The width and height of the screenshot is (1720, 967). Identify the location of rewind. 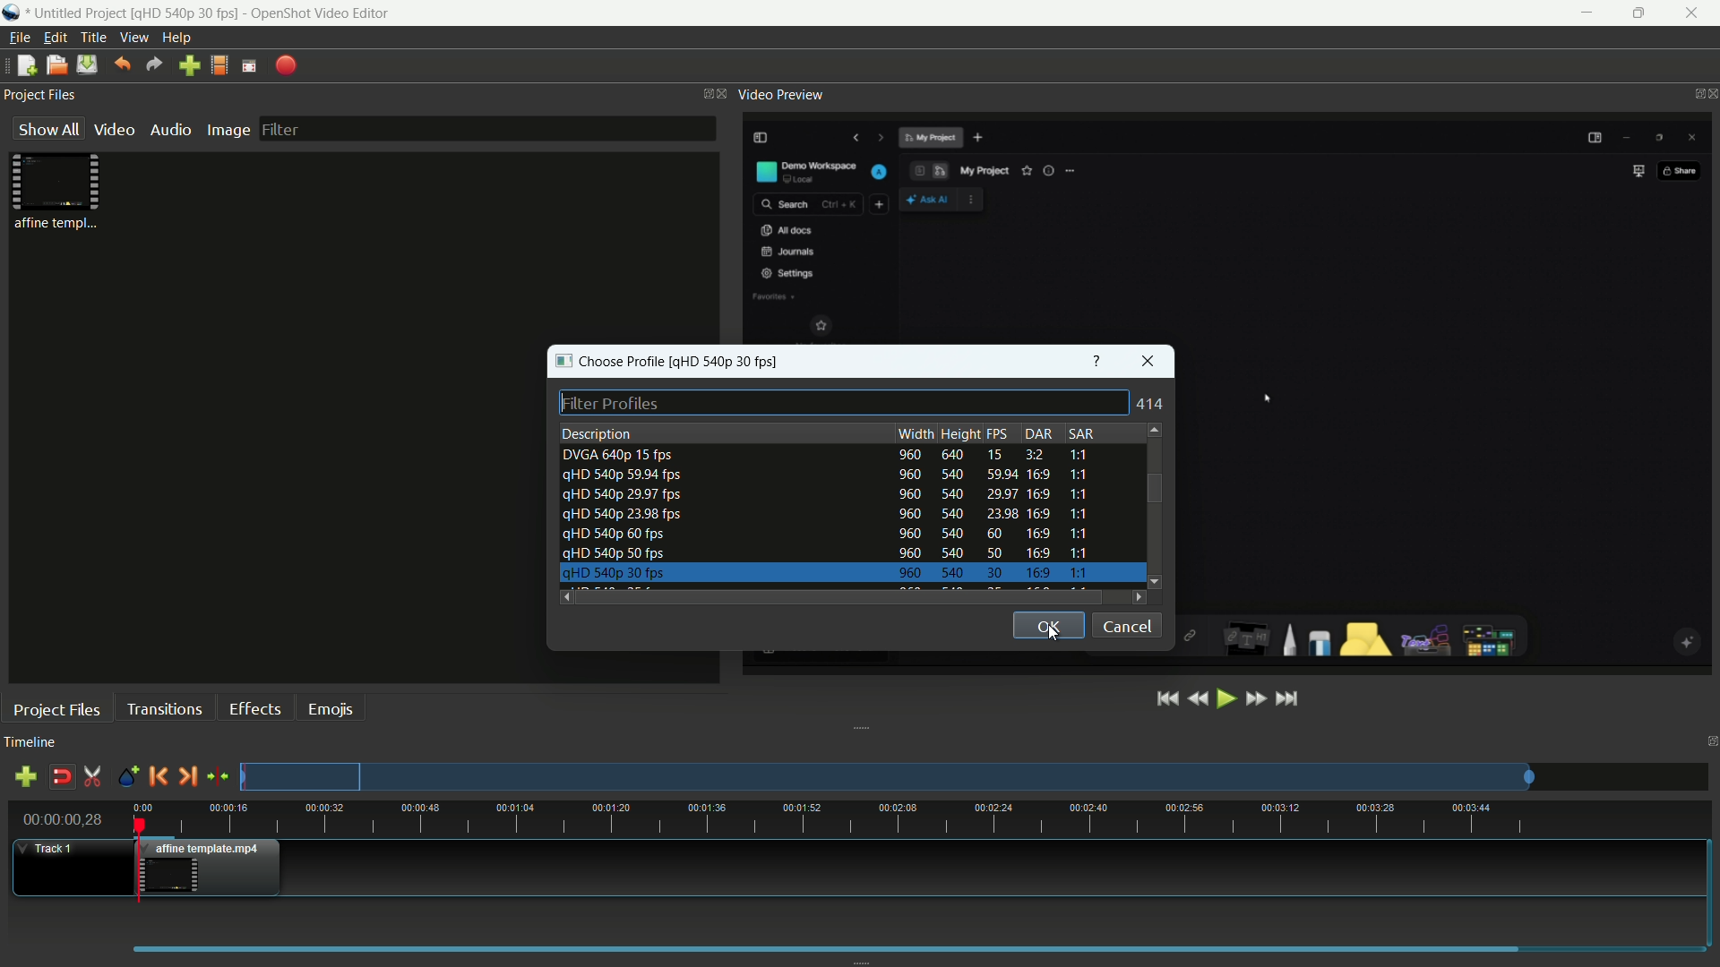
(1198, 700).